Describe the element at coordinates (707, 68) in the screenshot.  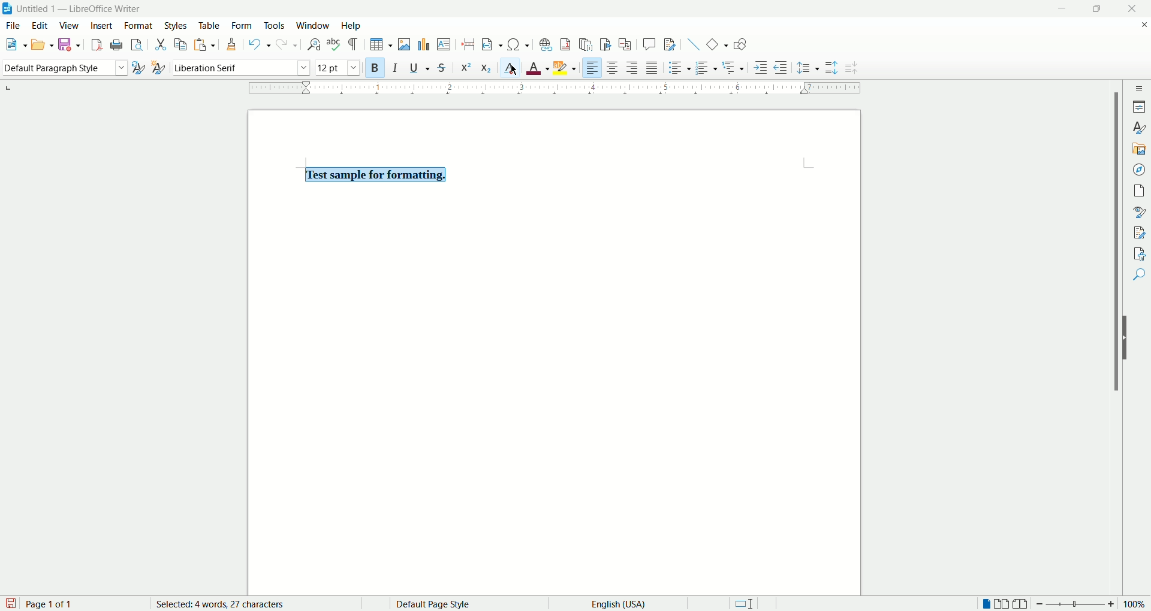
I see `ordered list` at that location.